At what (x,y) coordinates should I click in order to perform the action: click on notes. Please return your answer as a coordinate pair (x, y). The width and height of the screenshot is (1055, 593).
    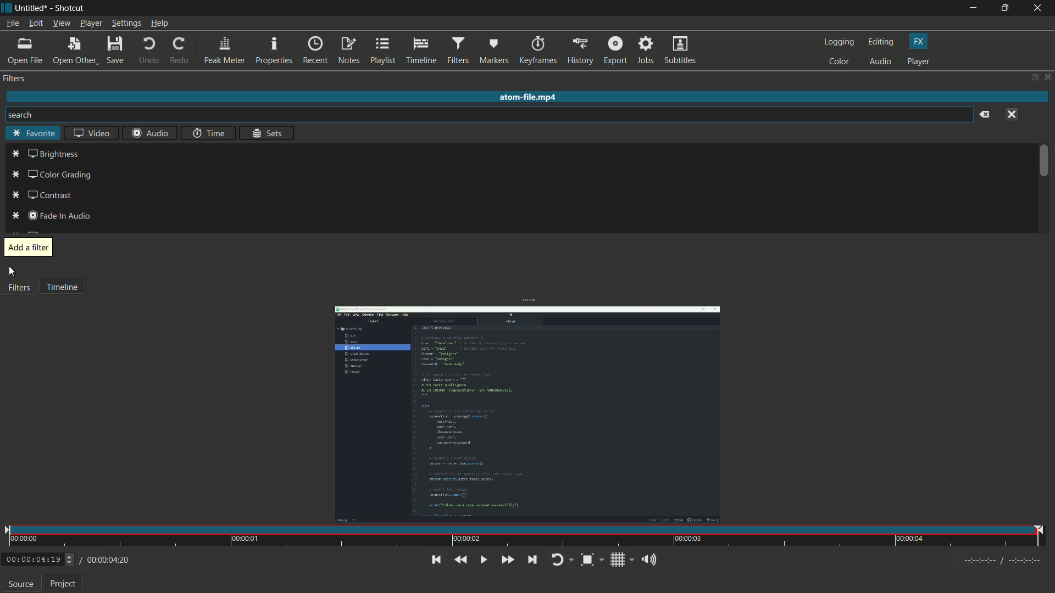
    Looking at the image, I should click on (349, 51).